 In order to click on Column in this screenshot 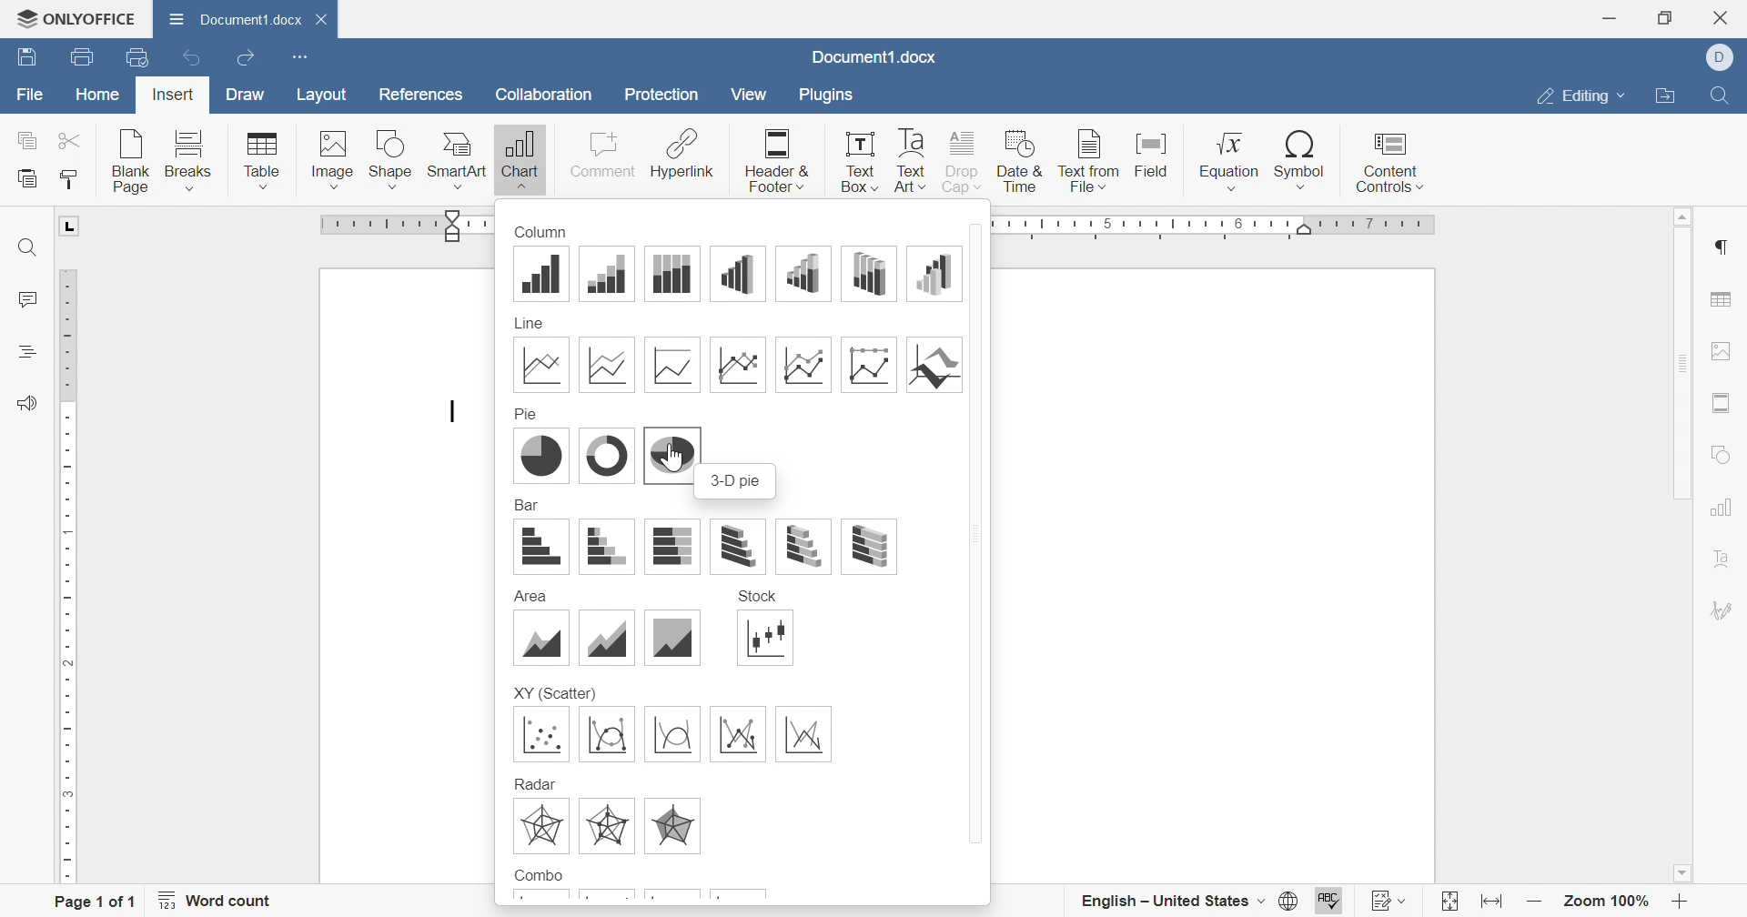, I will do `click(540, 230)`.